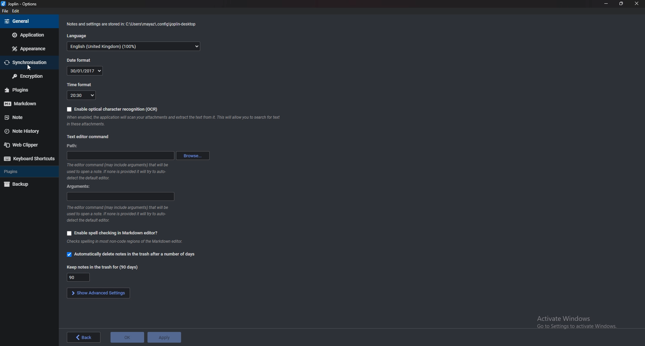 The width and height of the screenshot is (645, 346). Describe the element at coordinates (132, 254) in the screenshot. I see `automatically delete from trash` at that location.